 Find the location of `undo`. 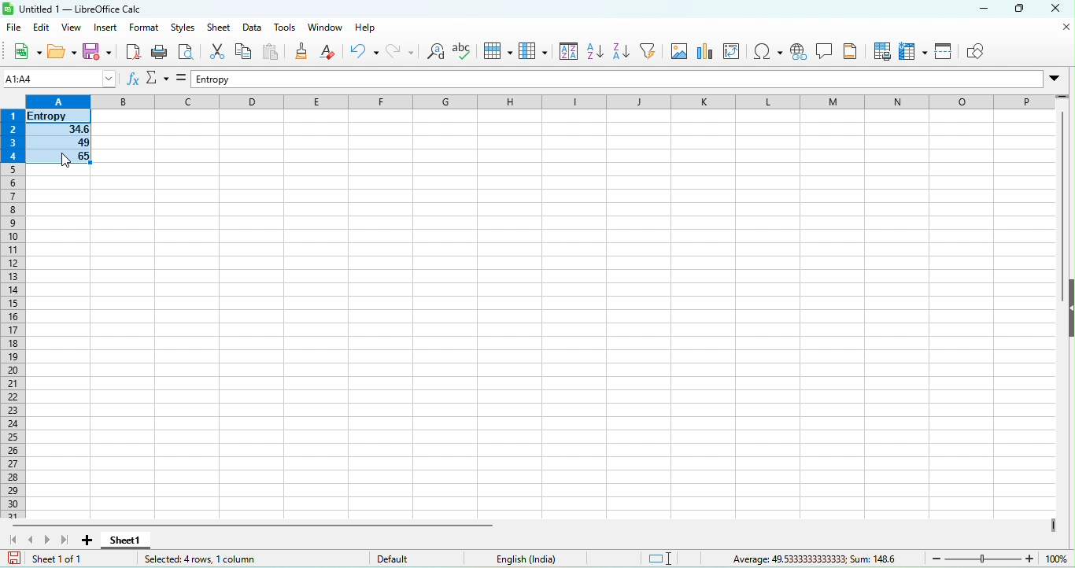

undo is located at coordinates (363, 55).